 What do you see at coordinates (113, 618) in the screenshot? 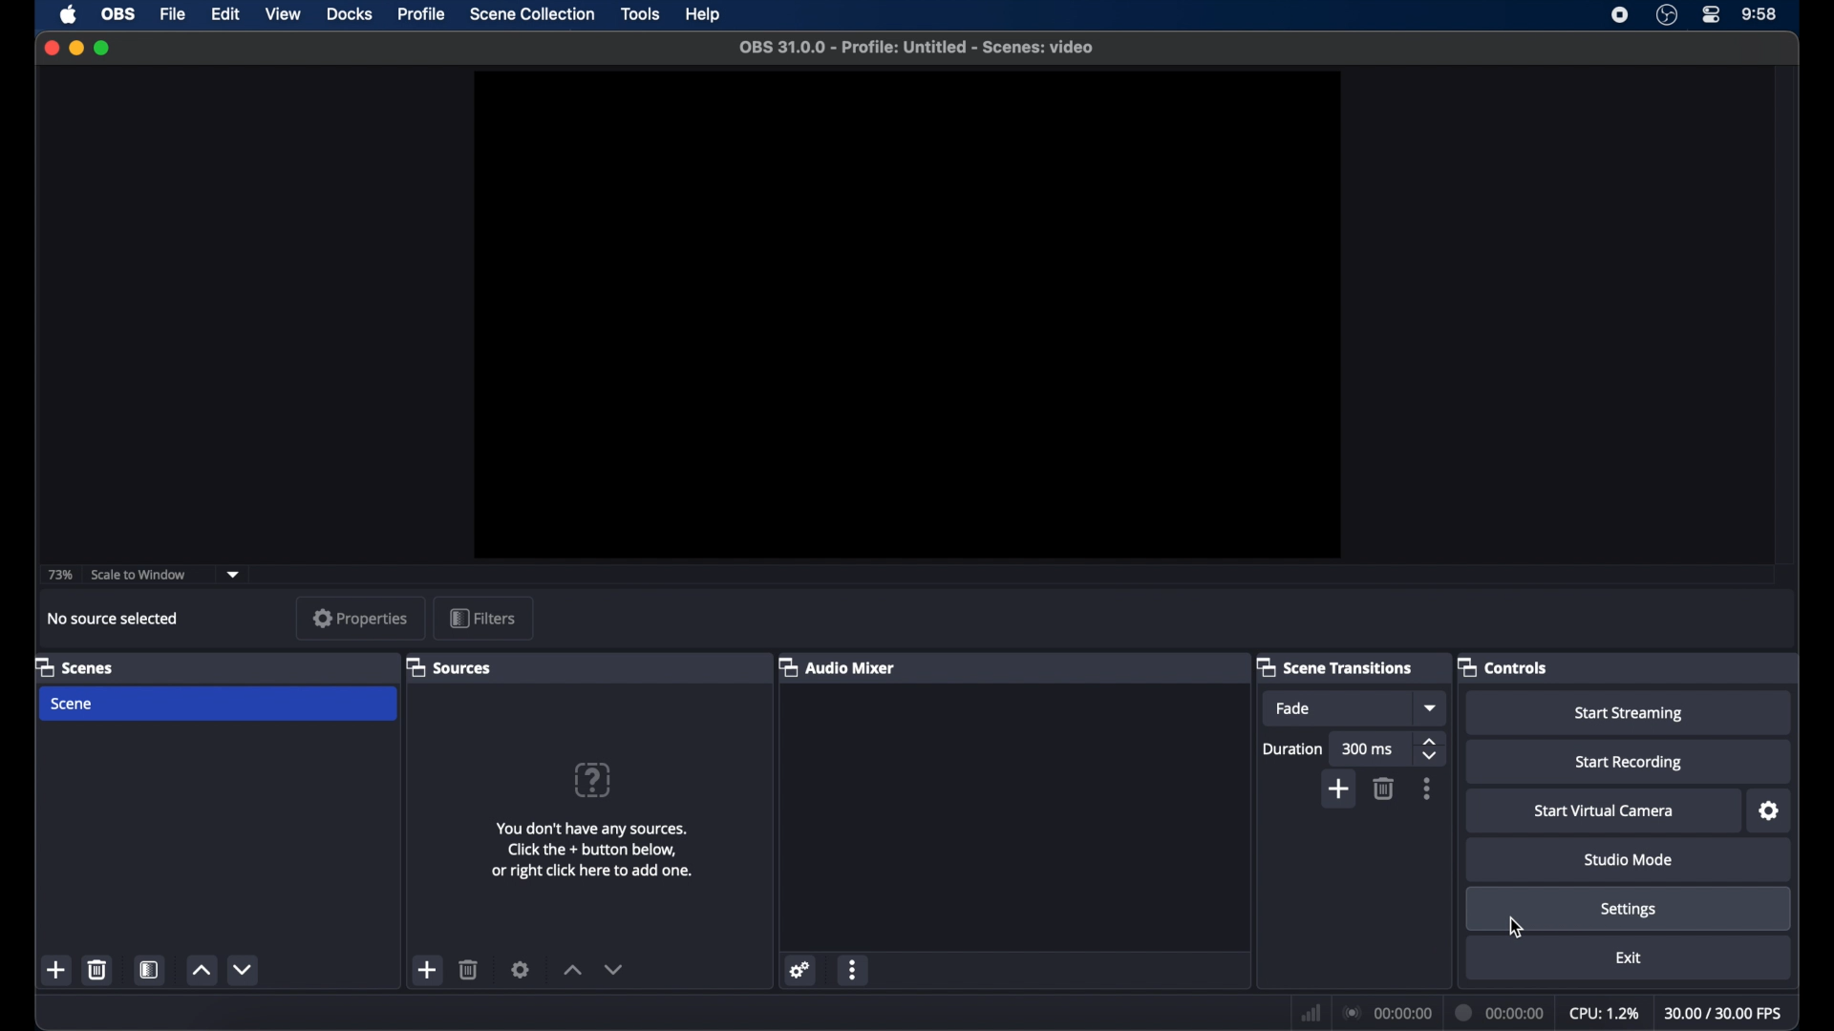
I see `no source selected ` at bounding box center [113, 618].